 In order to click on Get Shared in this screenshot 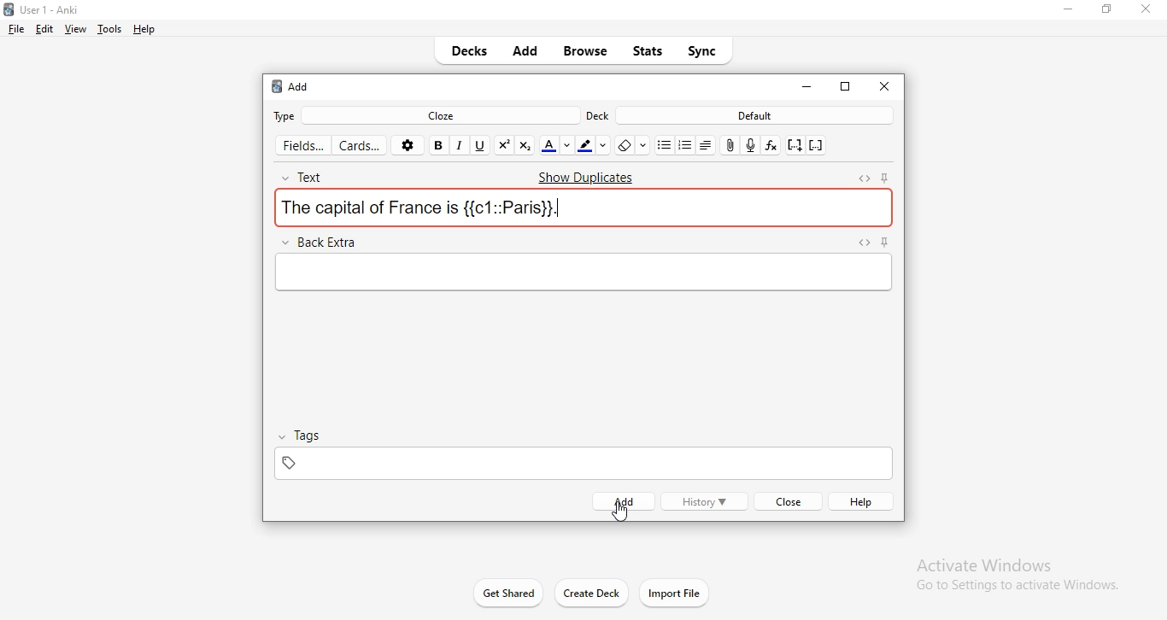, I will do `click(498, 591)`.